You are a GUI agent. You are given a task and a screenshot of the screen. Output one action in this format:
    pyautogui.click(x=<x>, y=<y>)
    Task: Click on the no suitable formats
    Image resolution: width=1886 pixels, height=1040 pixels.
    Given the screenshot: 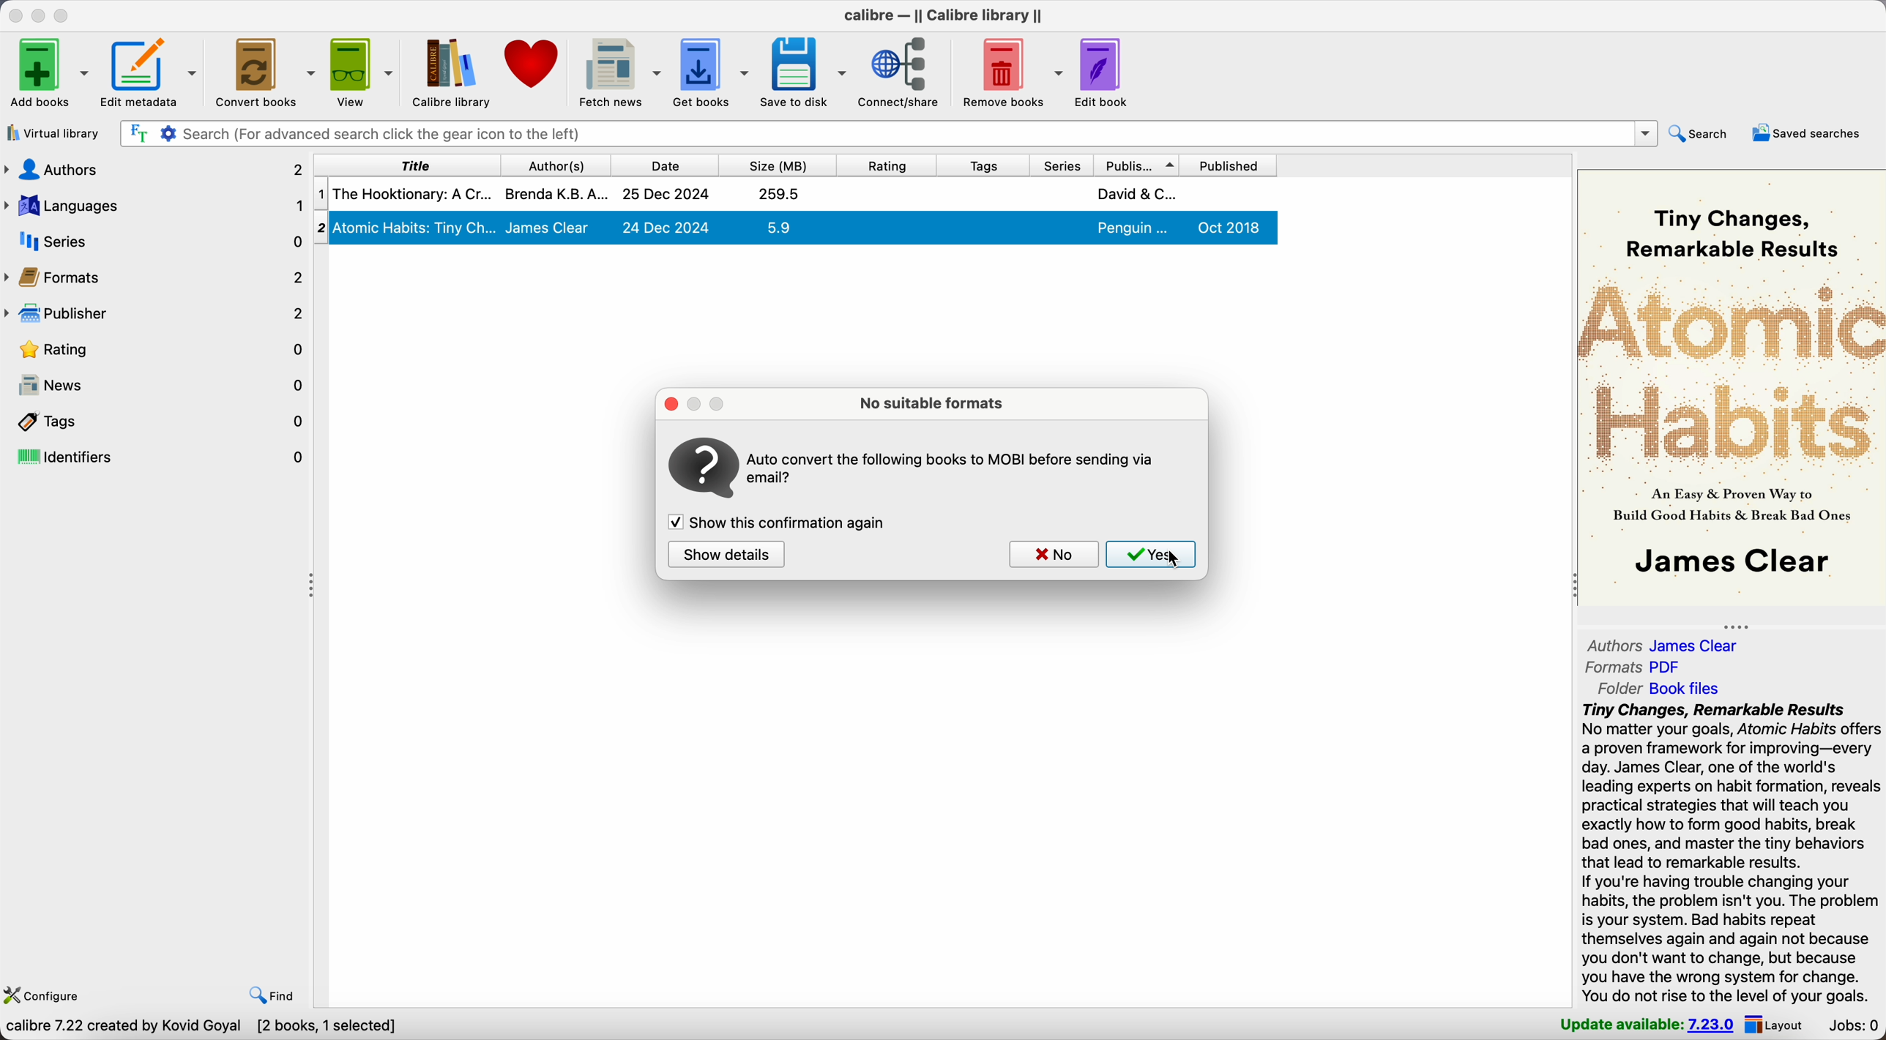 What is the action you would take?
    pyautogui.click(x=931, y=401)
    